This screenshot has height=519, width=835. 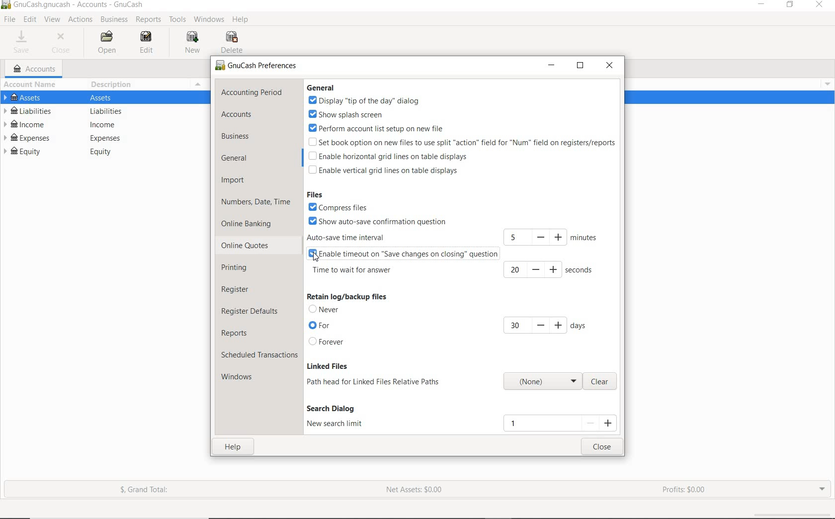 What do you see at coordinates (30, 85) in the screenshot?
I see `ACCOUNT NAME` at bounding box center [30, 85].